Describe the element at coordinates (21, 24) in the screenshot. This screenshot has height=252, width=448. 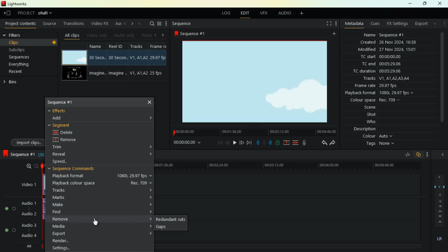
I see `project contents` at that location.